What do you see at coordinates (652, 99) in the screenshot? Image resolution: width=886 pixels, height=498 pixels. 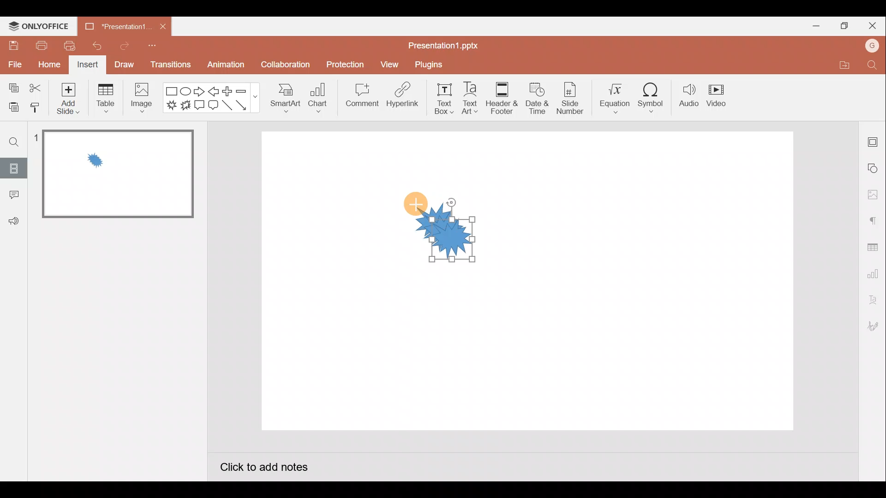 I see `Symbol` at bounding box center [652, 99].